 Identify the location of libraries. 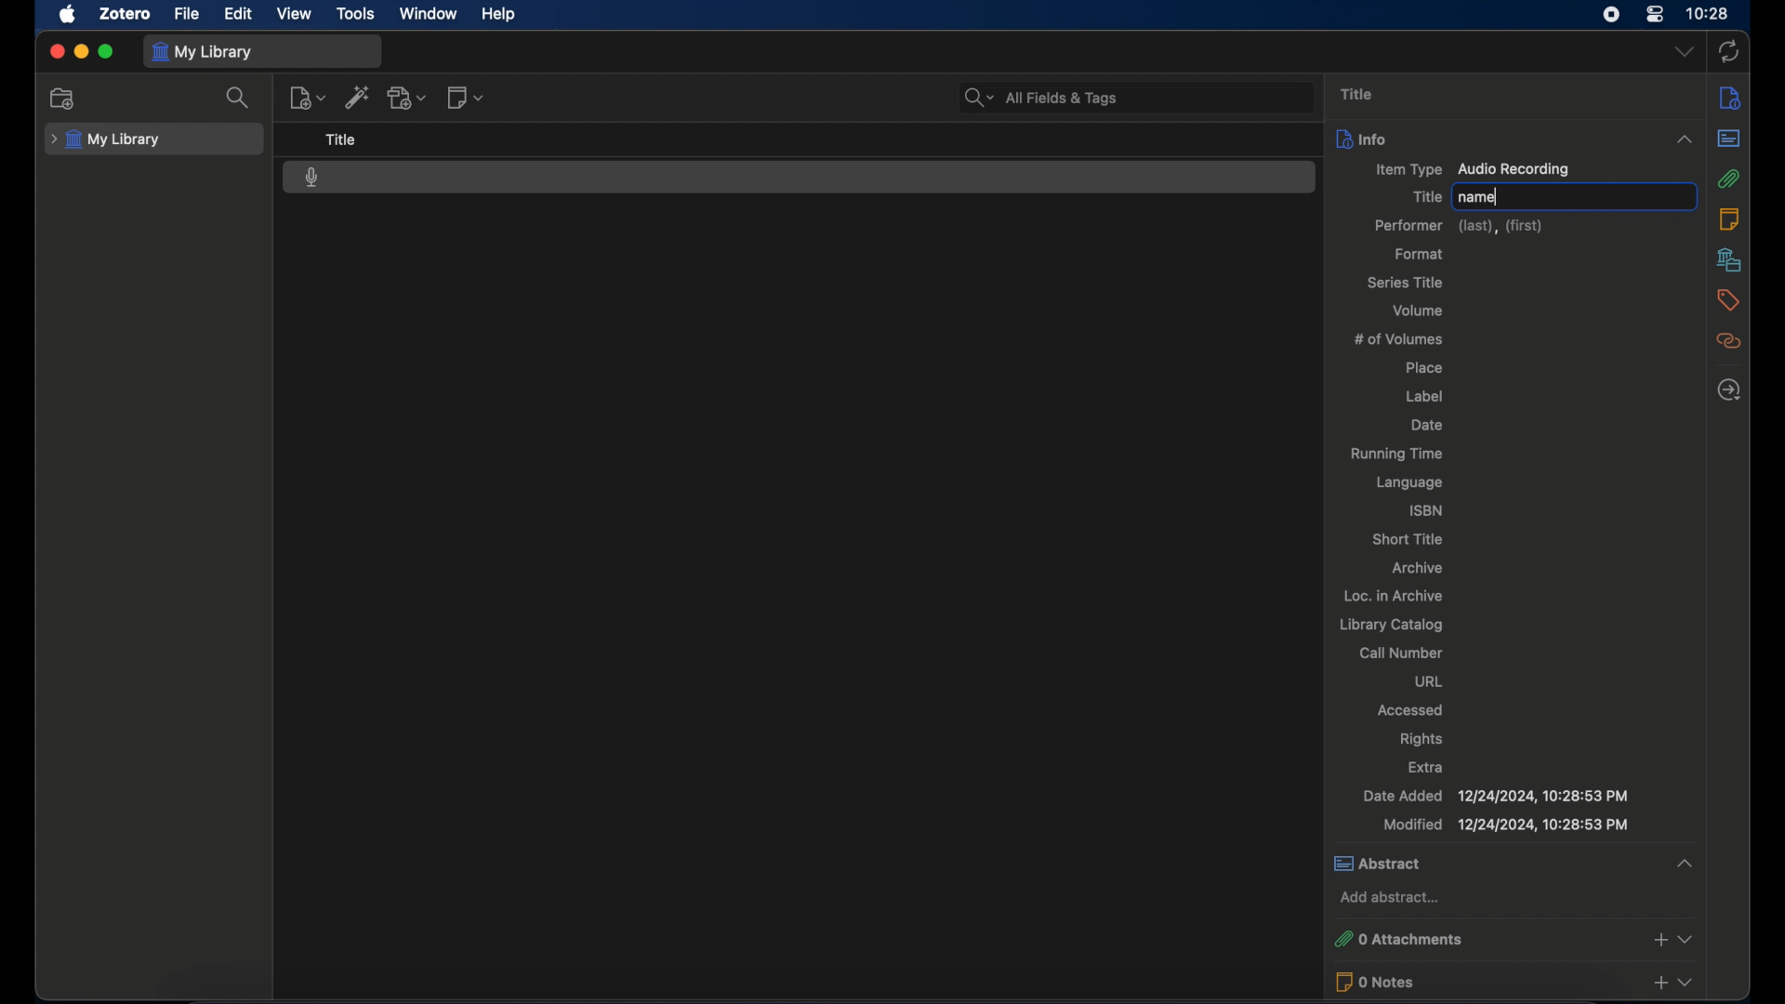
(1730, 260).